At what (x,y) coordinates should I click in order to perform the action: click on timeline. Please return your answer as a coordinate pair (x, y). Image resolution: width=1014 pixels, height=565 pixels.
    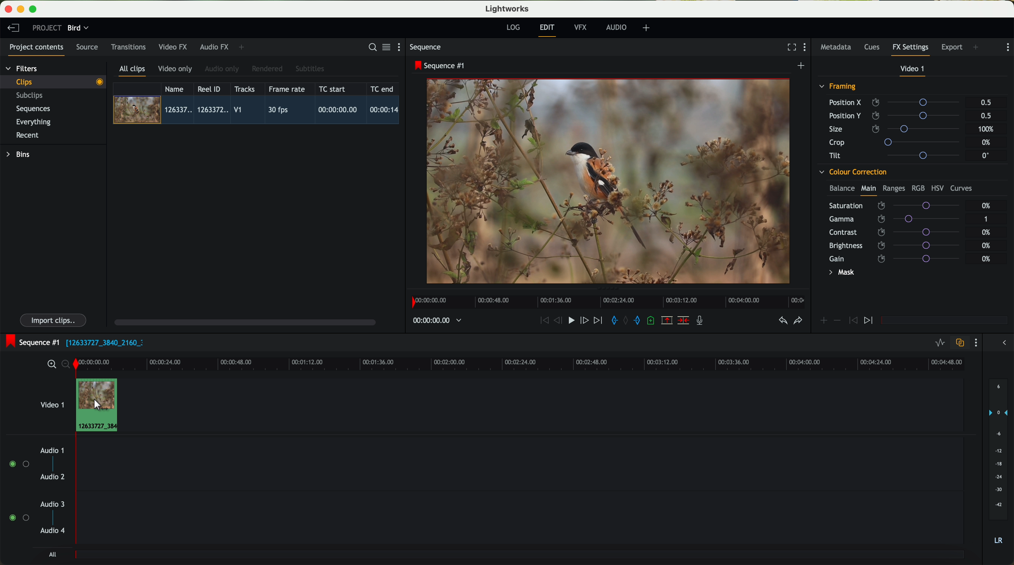
    Looking at the image, I should click on (606, 300).